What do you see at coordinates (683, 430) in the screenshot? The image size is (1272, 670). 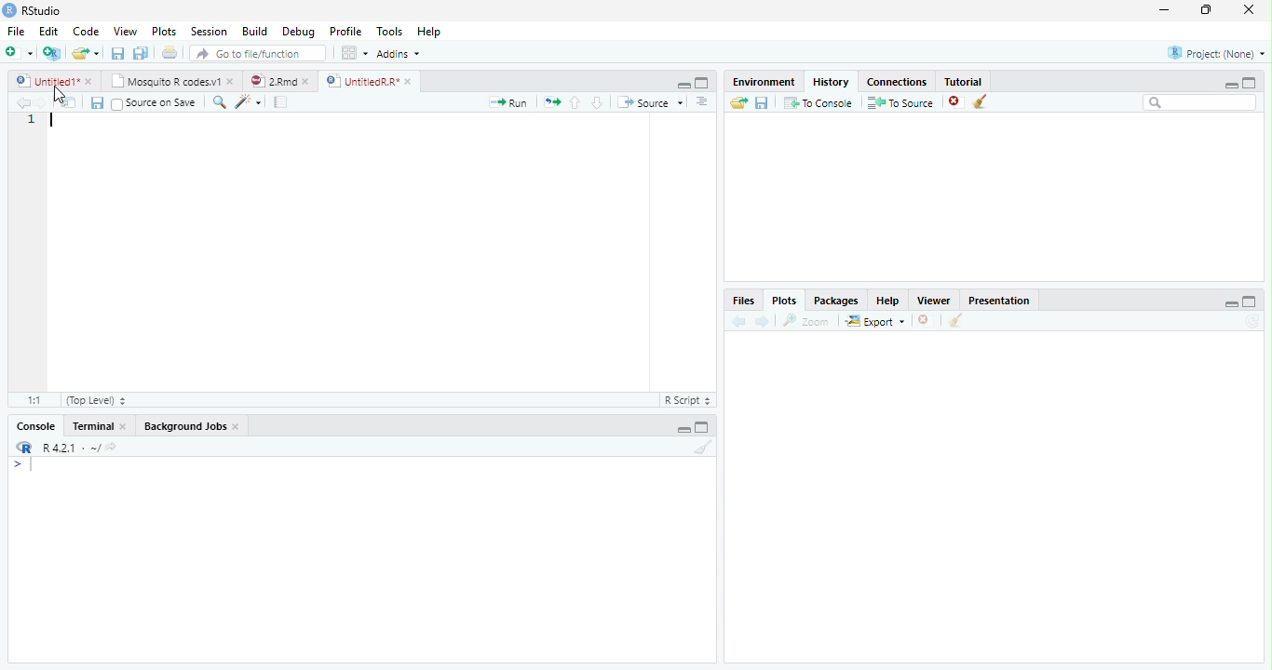 I see `Minimize` at bounding box center [683, 430].